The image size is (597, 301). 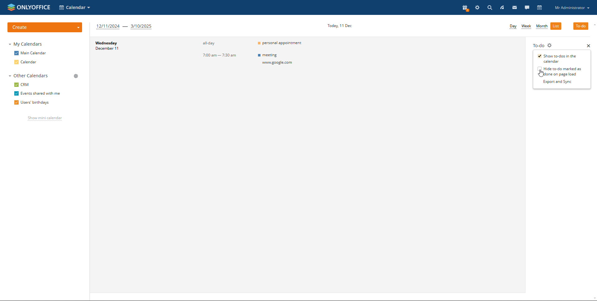 What do you see at coordinates (593, 298) in the screenshot?
I see `scroll down` at bounding box center [593, 298].